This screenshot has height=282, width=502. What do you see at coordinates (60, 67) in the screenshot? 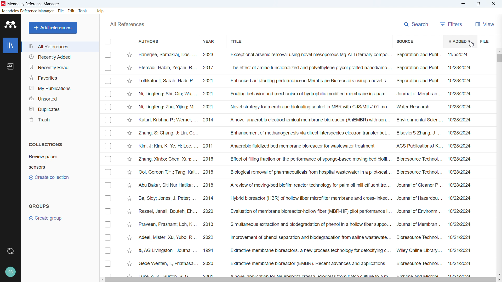
I see `Recently read ` at bounding box center [60, 67].